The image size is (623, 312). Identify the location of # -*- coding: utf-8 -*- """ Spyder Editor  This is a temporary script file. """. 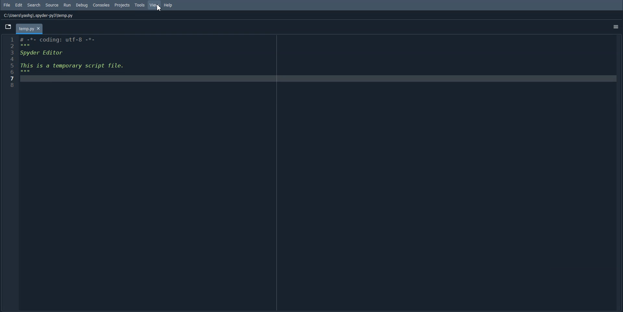
(316, 173).